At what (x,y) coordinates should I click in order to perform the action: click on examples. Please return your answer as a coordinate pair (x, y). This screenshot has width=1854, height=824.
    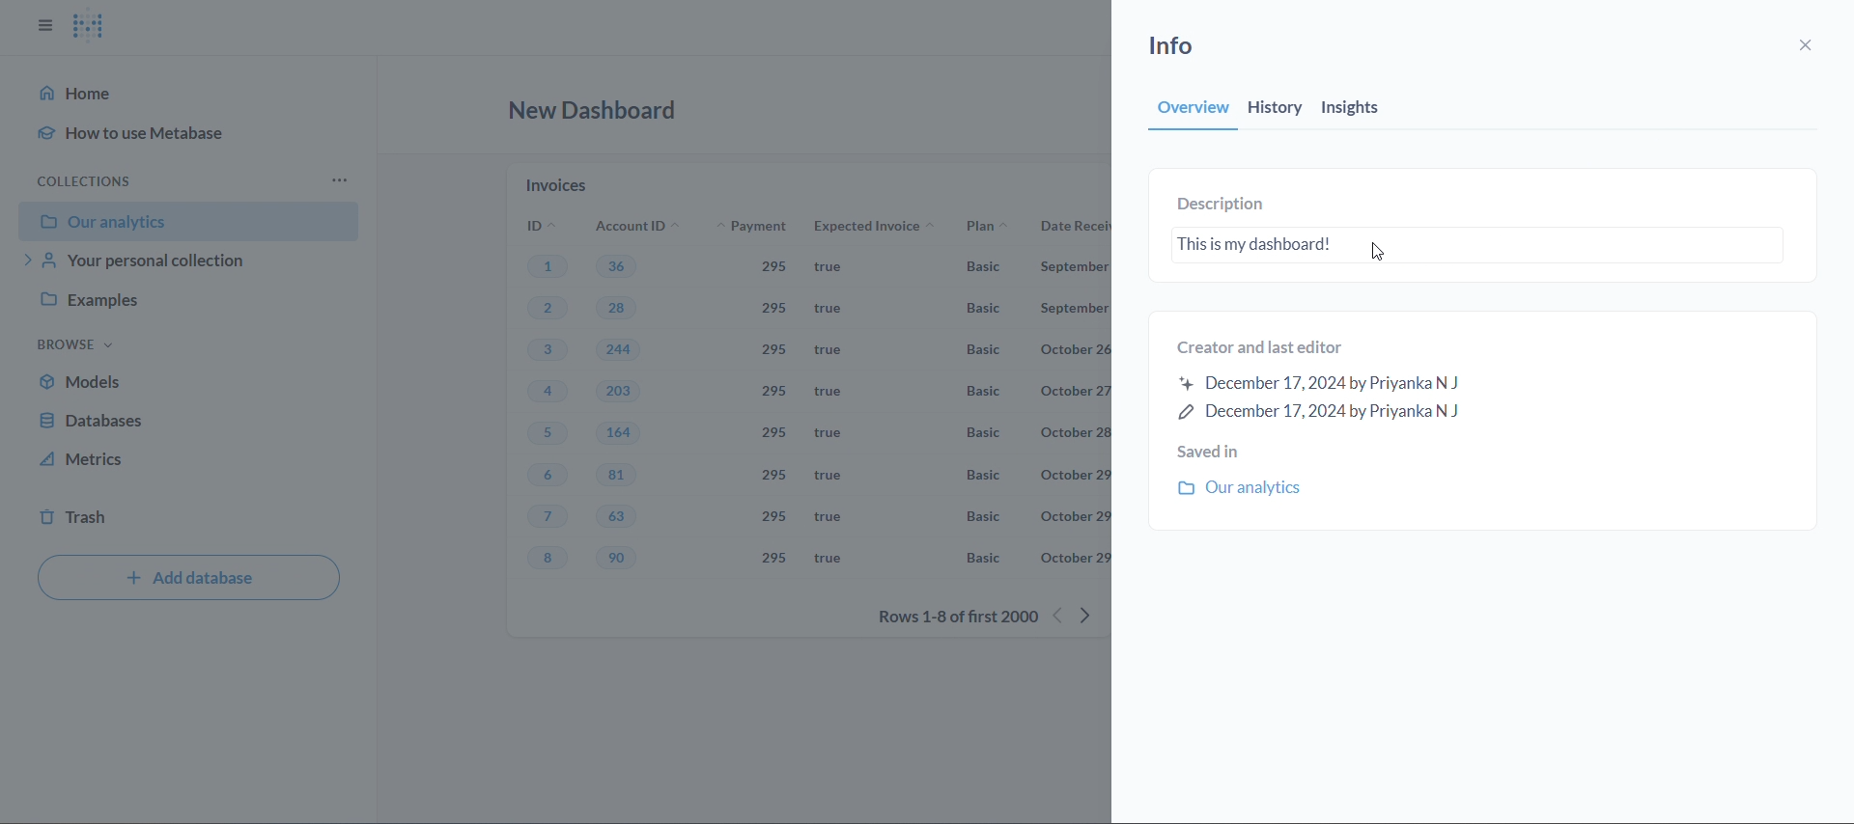
    Looking at the image, I should click on (182, 303).